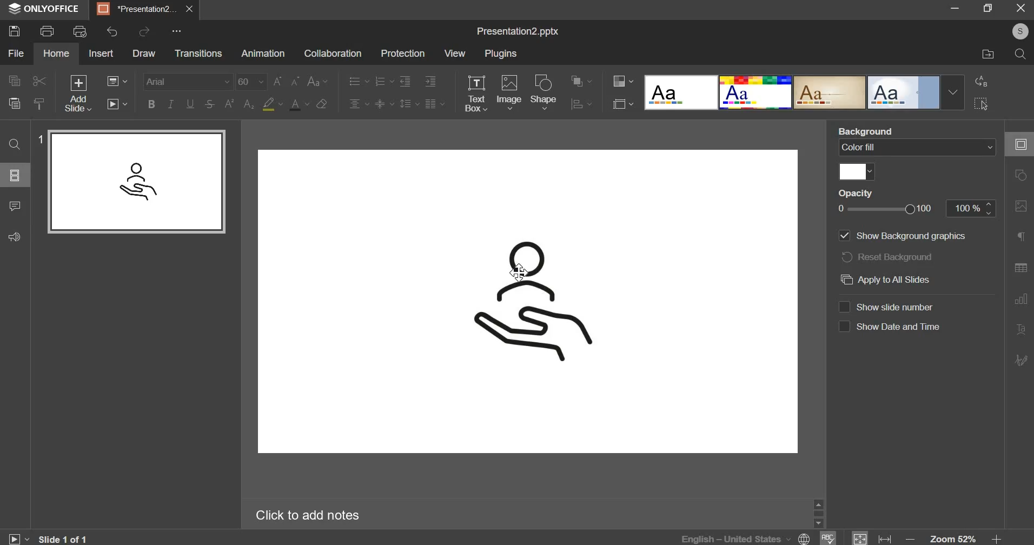 This screenshot has height=545, width=1034. What do you see at coordinates (500, 54) in the screenshot?
I see `plugins` at bounding box center [500, 54].